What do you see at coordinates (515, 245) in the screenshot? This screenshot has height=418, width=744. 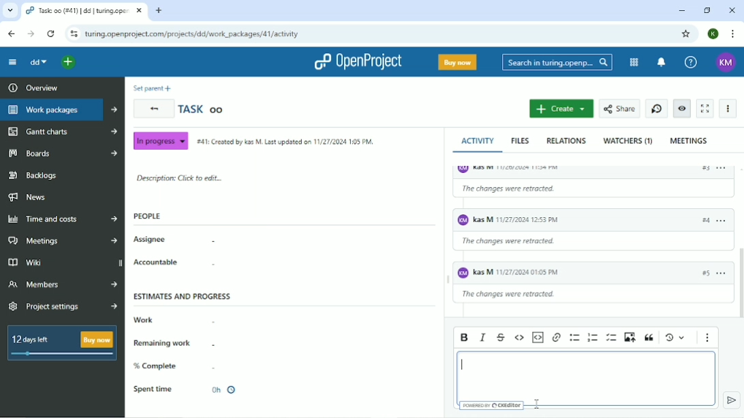 I see `The changes were retracted` at bounding box center [515, 245].